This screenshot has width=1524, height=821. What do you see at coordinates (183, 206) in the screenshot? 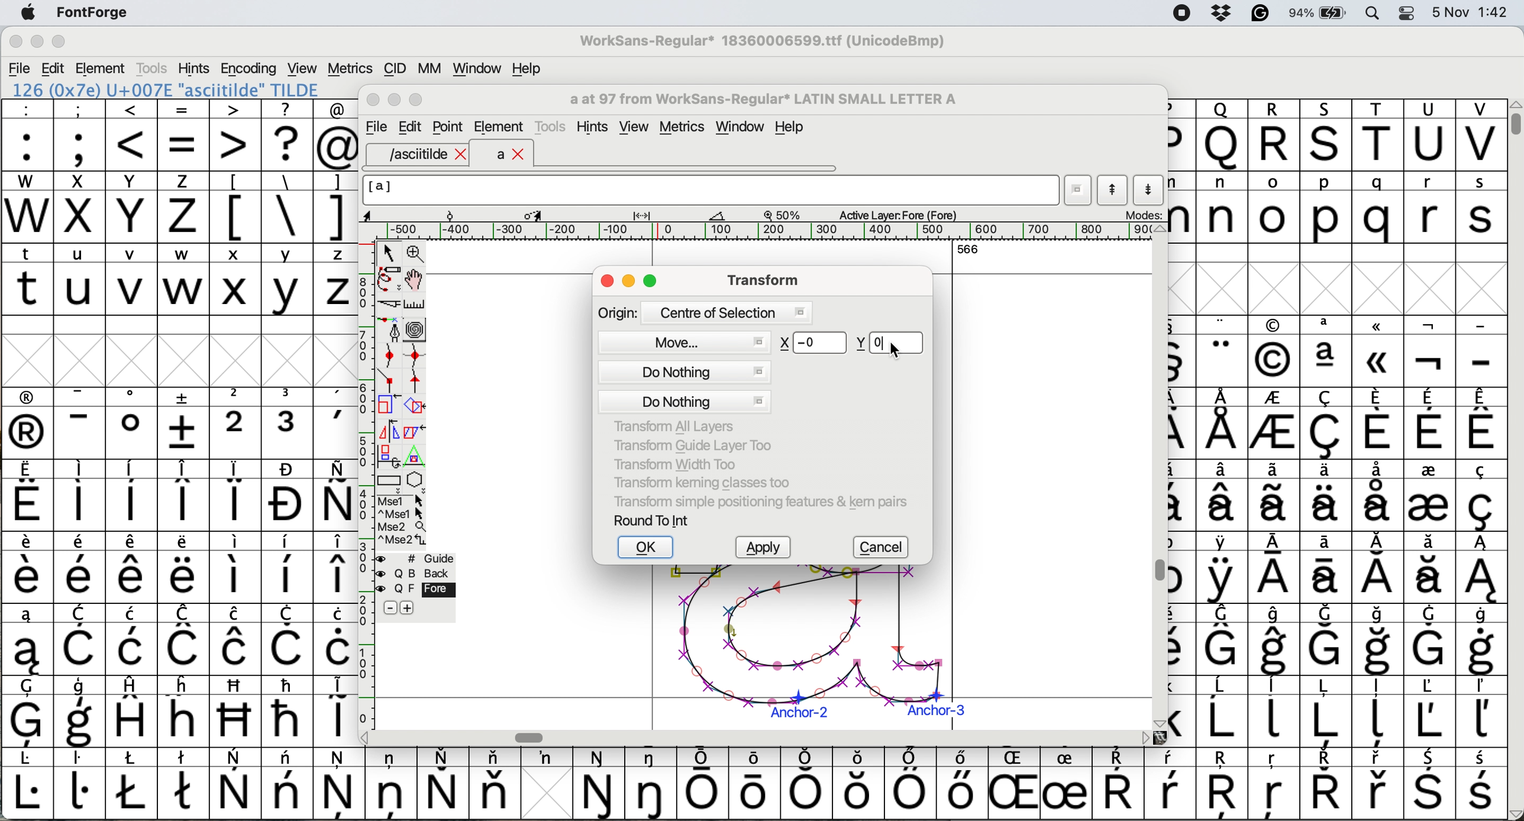
I see `z` at bounding box center [183, 206].